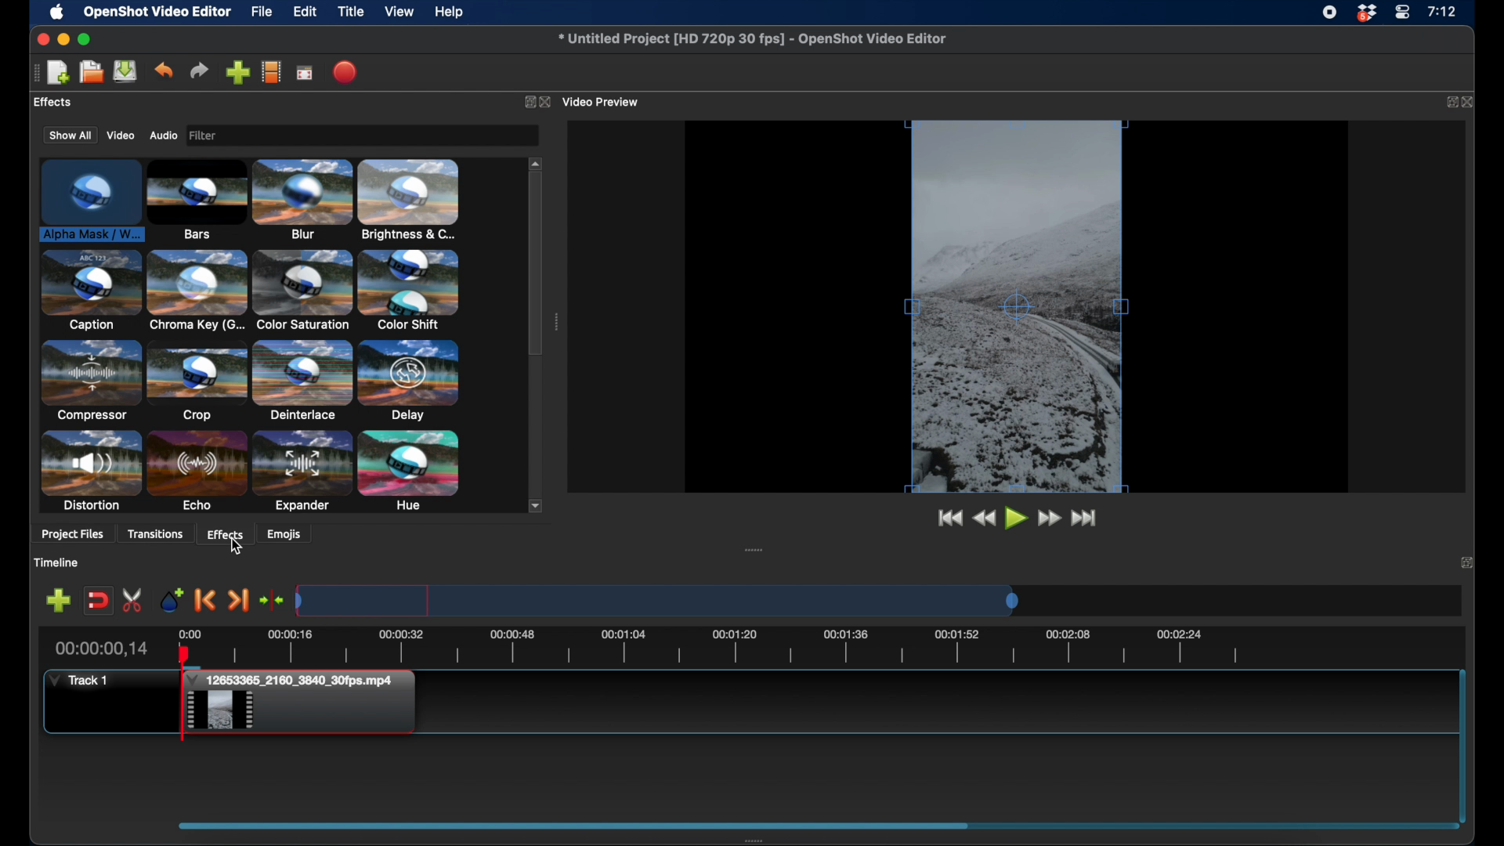 Image resolution: width=1504 pixels, height=846 pixels. Describe the element at coordinates (272, 71) in the screenshot. I see `choose profile` at that location.